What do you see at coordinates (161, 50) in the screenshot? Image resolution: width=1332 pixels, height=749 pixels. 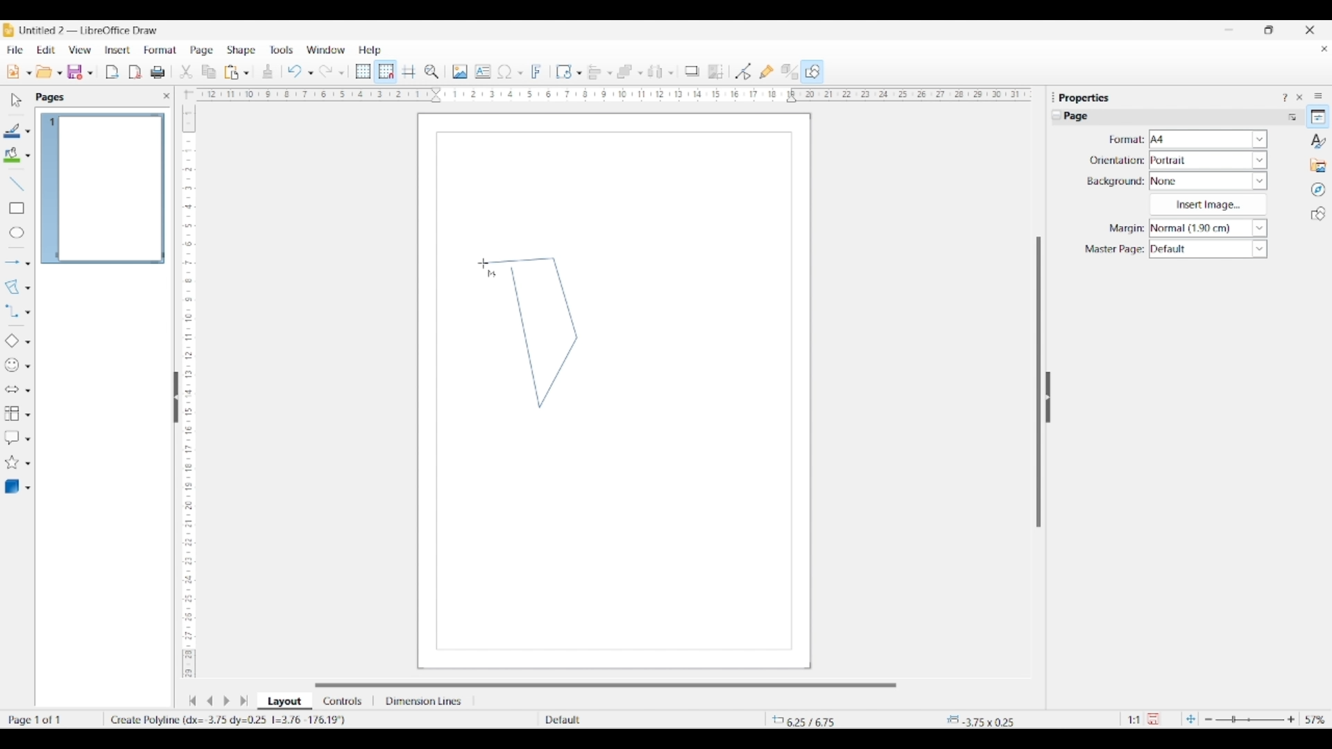 I see `Format` at bounding box center [161, 50].